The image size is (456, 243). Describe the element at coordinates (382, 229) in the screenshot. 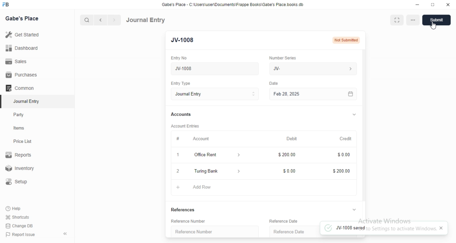

I see `JV-1008 saved` at that location.